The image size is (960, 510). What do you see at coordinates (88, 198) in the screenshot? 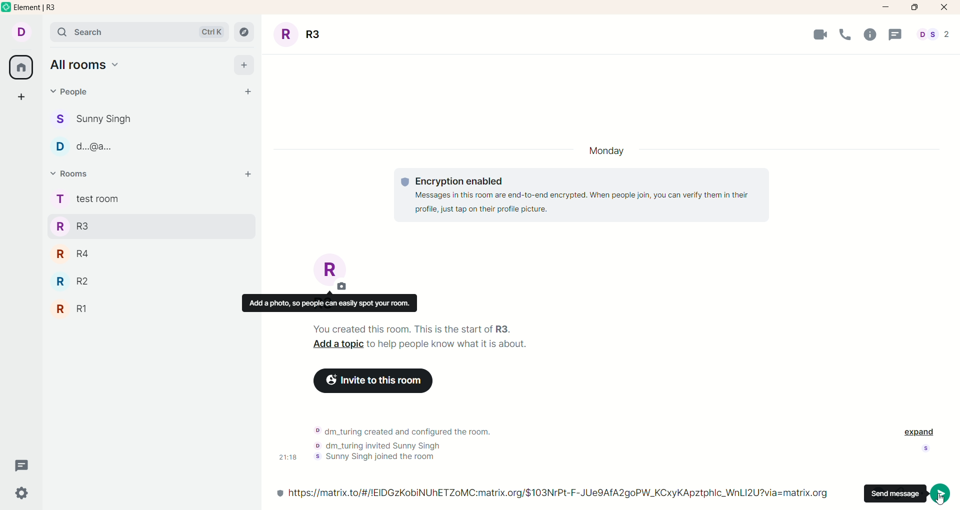
I see `rooms` at bounding box center [88, 198].